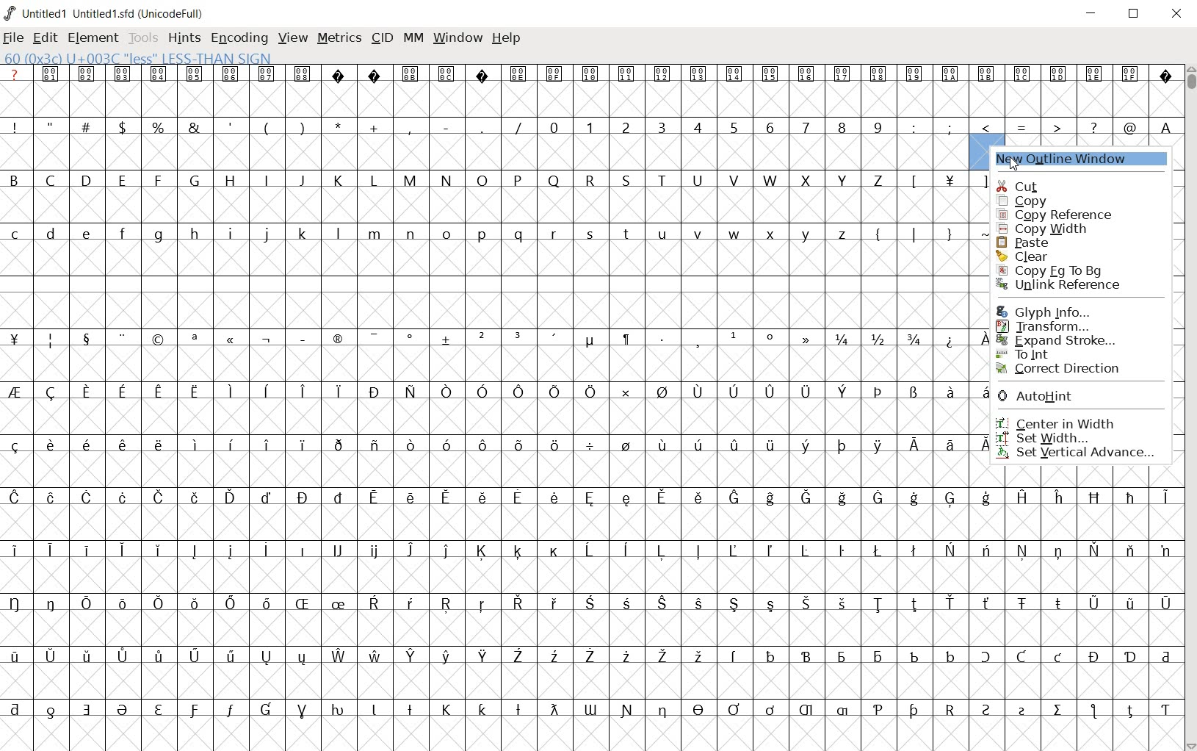 This screenshot has width=1197, height=751. I want to click on copy, so click(1056, 200).